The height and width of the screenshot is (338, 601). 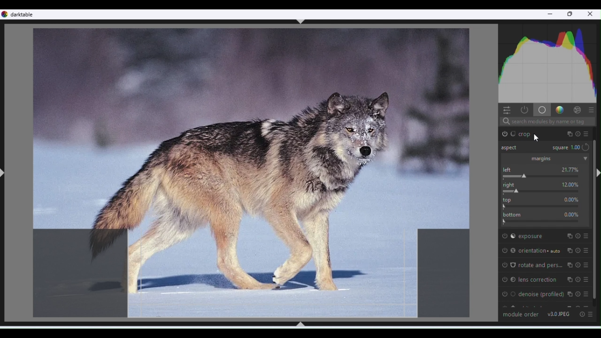 I want to click on logo, so click(x=5, y=14).